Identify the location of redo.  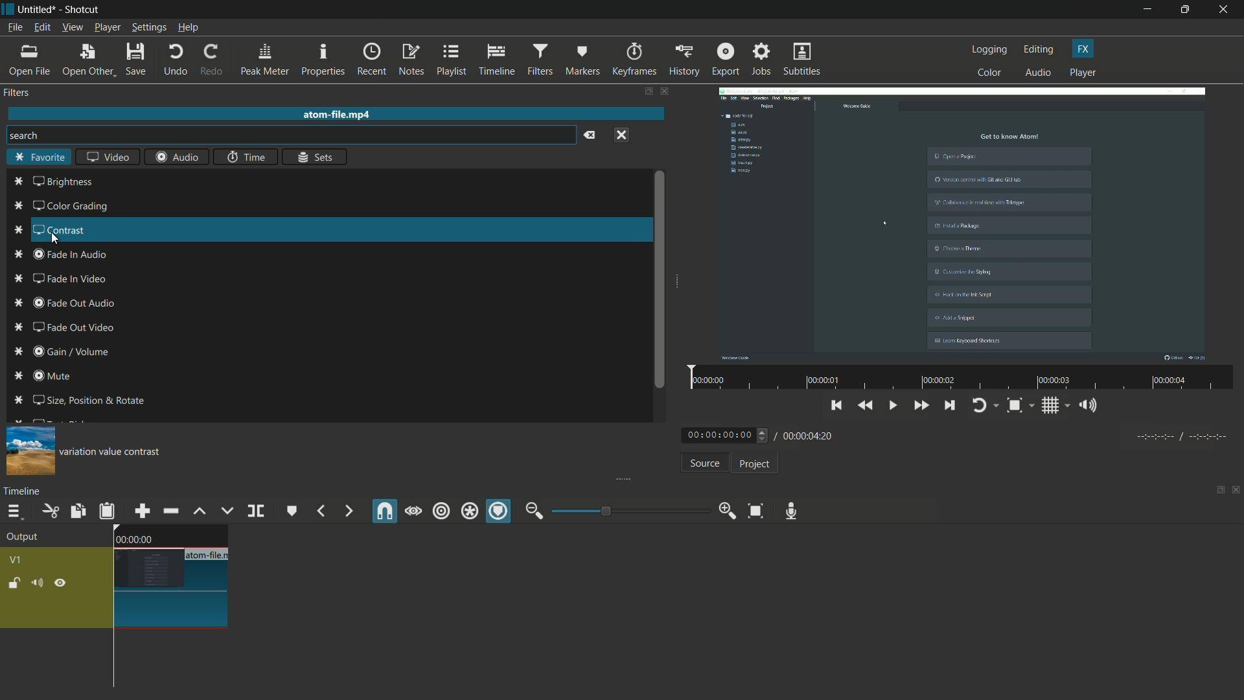
(211, 60).